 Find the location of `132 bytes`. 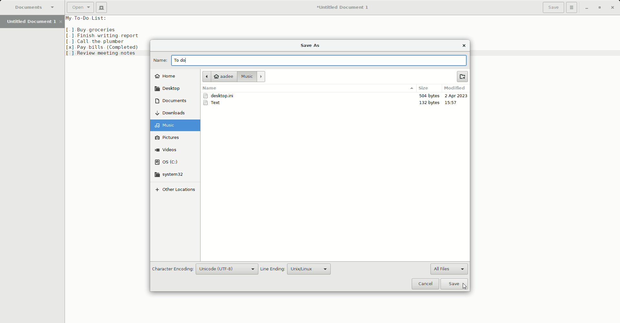

132 bytes is located at coordinates (430, 102).